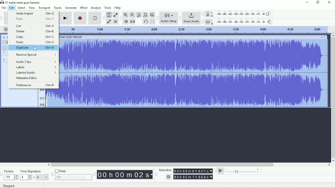 This screenshot has width=335, height=188. Describe the element at coordinates (36, 55) in the screenshot. I see `Remove Special` at that location.